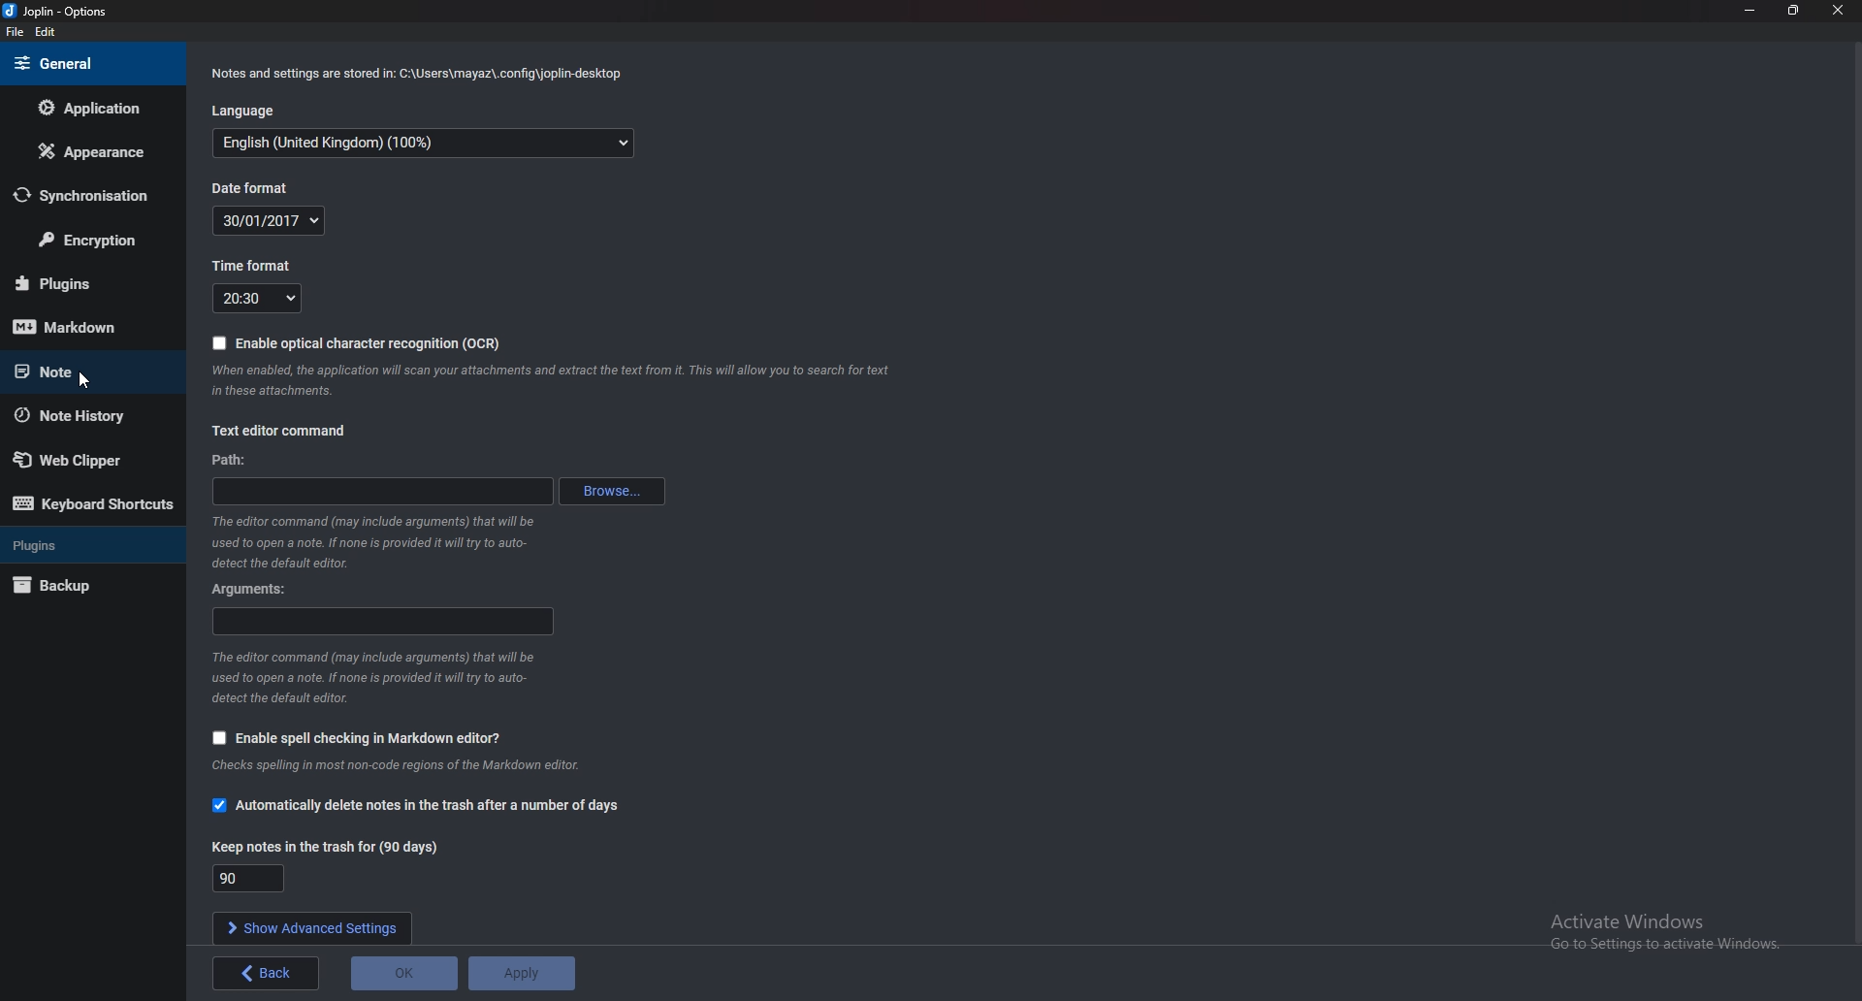 The width and height of the screenshot is (1862, 1001). Describe the element at coordinates (218, 738) in the screenshot. I see `Checkbox ` at that location.